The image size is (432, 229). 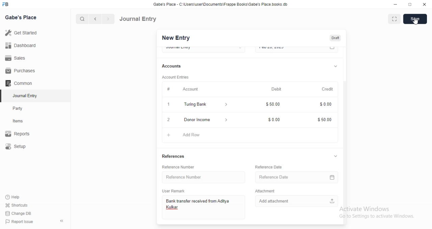 I want to click on calender, so click(x=332, y=50).